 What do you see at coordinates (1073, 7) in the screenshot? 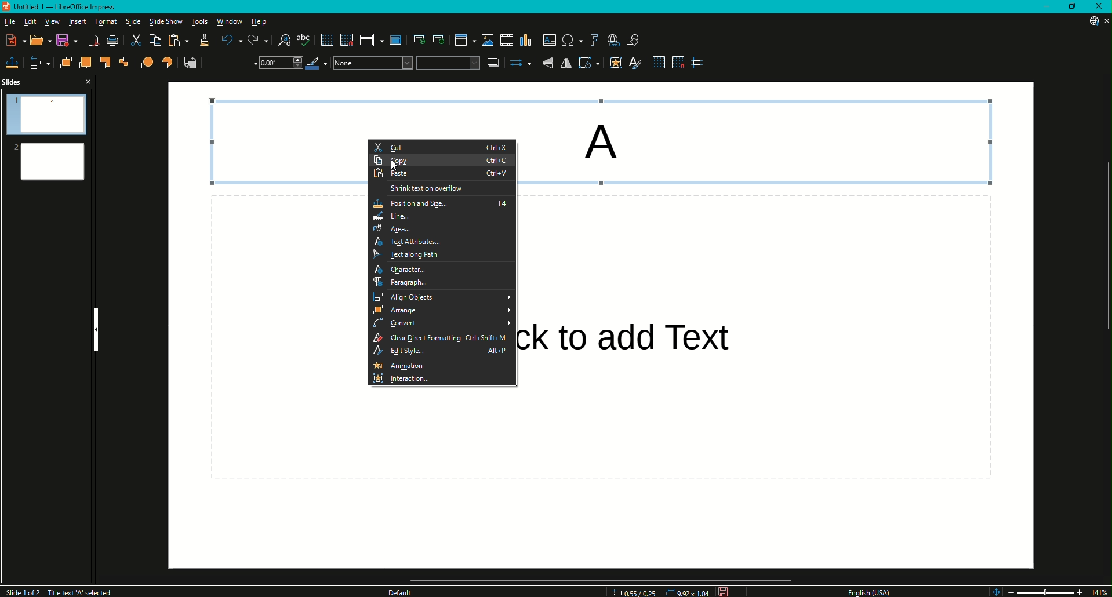
I see `Restore` at bounding box center [1073, 7].